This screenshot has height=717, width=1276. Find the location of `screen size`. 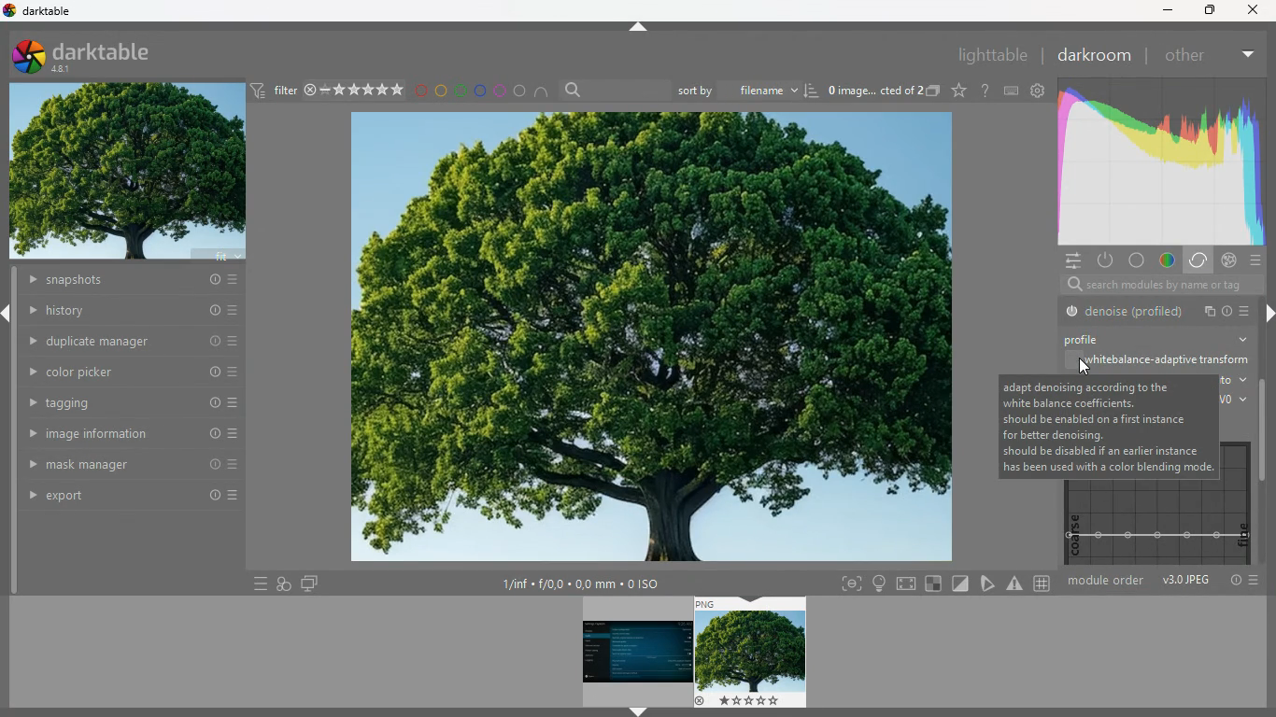

screen size is located at coordinates (907, 583).